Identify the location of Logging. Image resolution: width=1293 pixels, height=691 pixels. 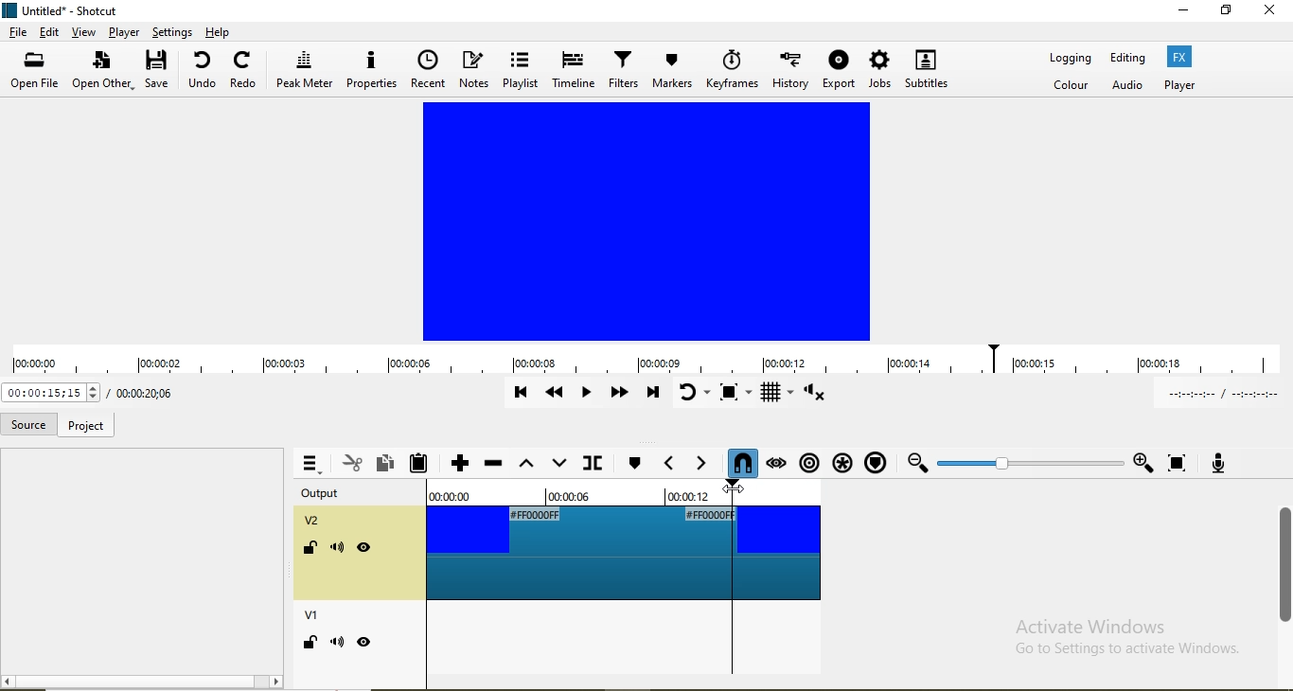
(1071, 61).